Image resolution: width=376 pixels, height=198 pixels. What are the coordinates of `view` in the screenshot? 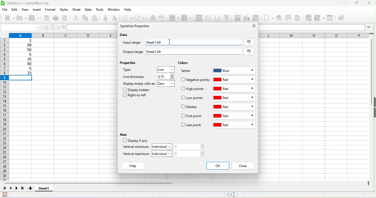 It's located at (26, 10).